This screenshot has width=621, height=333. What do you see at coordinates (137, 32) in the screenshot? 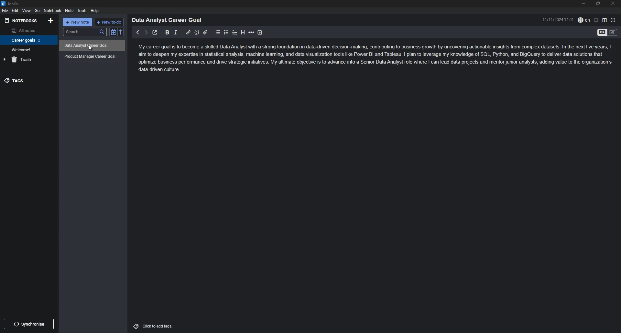
I see `previous` at bounding box center [137, 32].